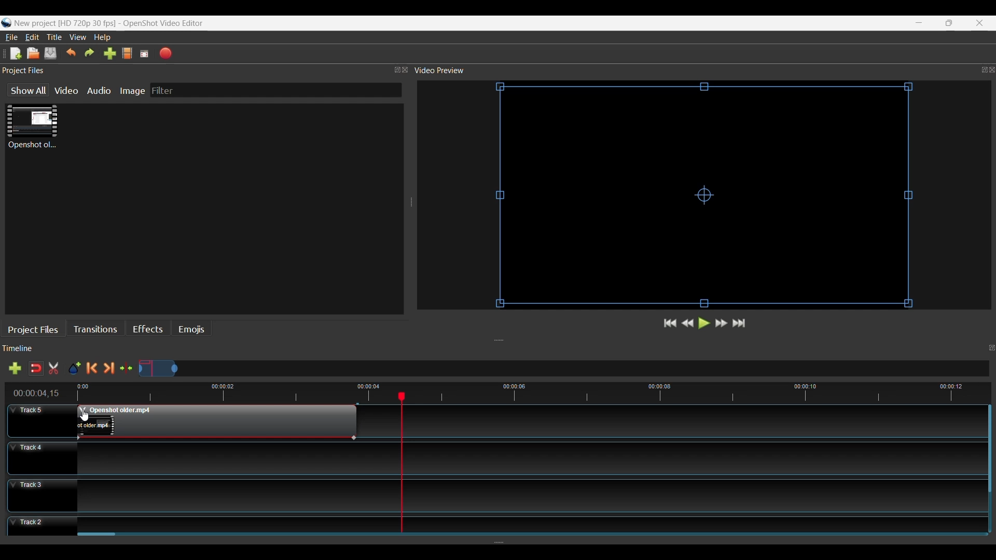  What do you see at coordinates (6, 23) in the screenshot?
I see `Openshot Desktop icon` at bounding box center [6, 23].